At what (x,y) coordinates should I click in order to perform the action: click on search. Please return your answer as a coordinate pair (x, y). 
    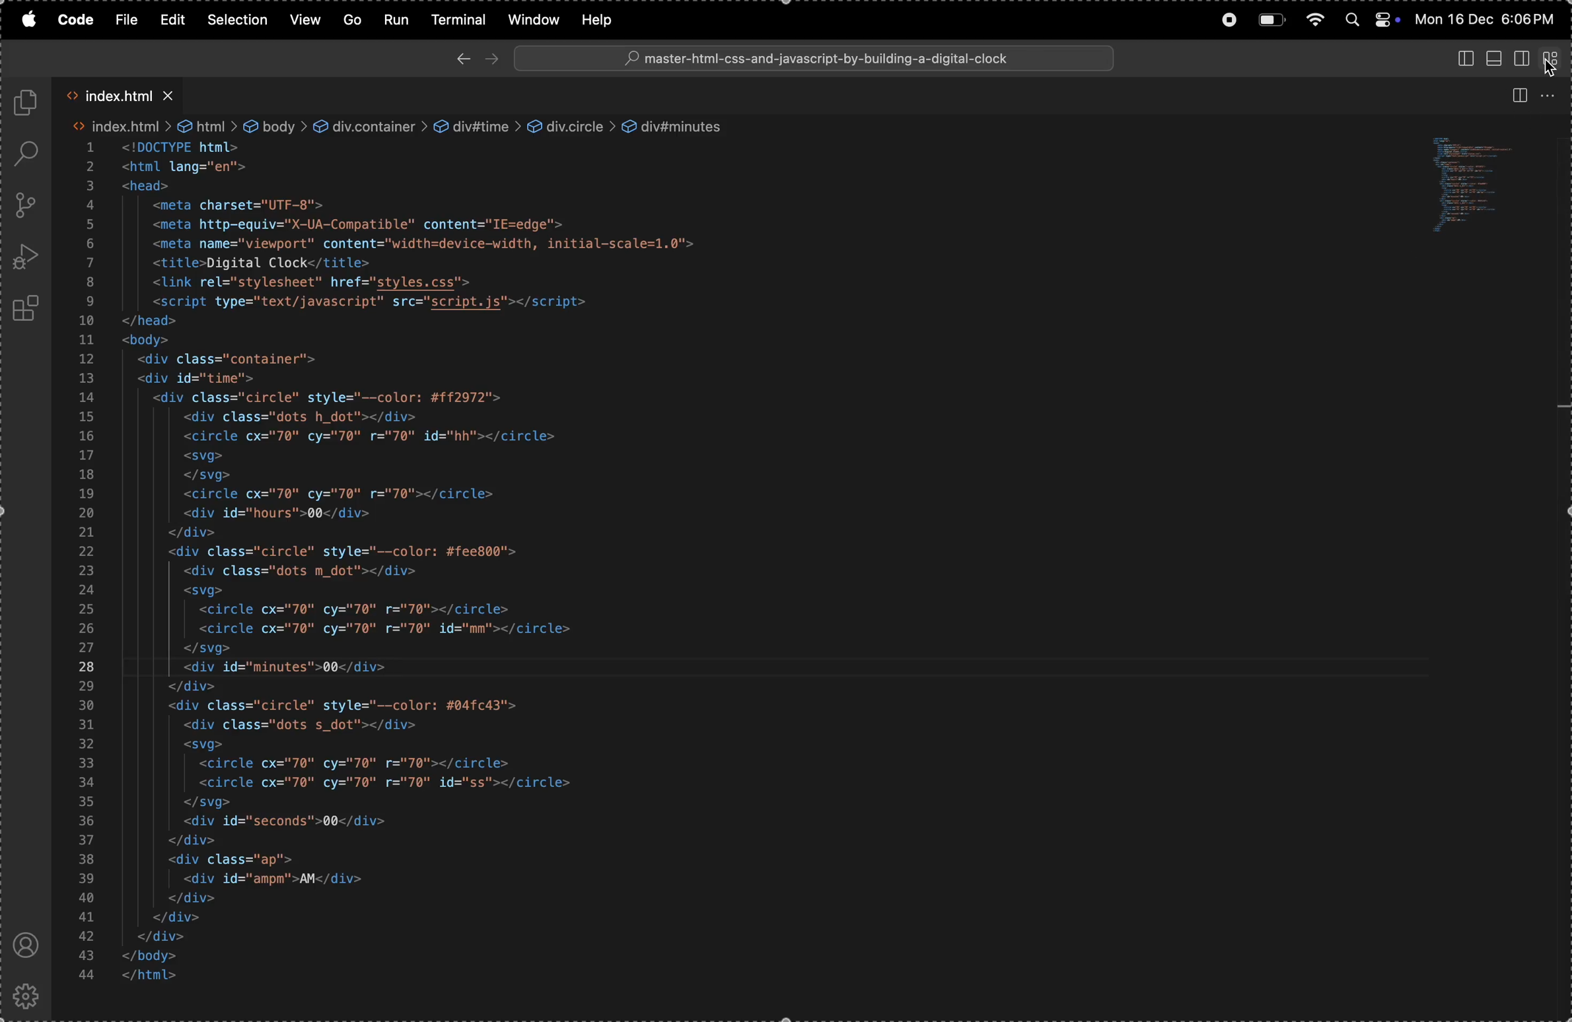
    Looking at the image, I should click on (31, 154).